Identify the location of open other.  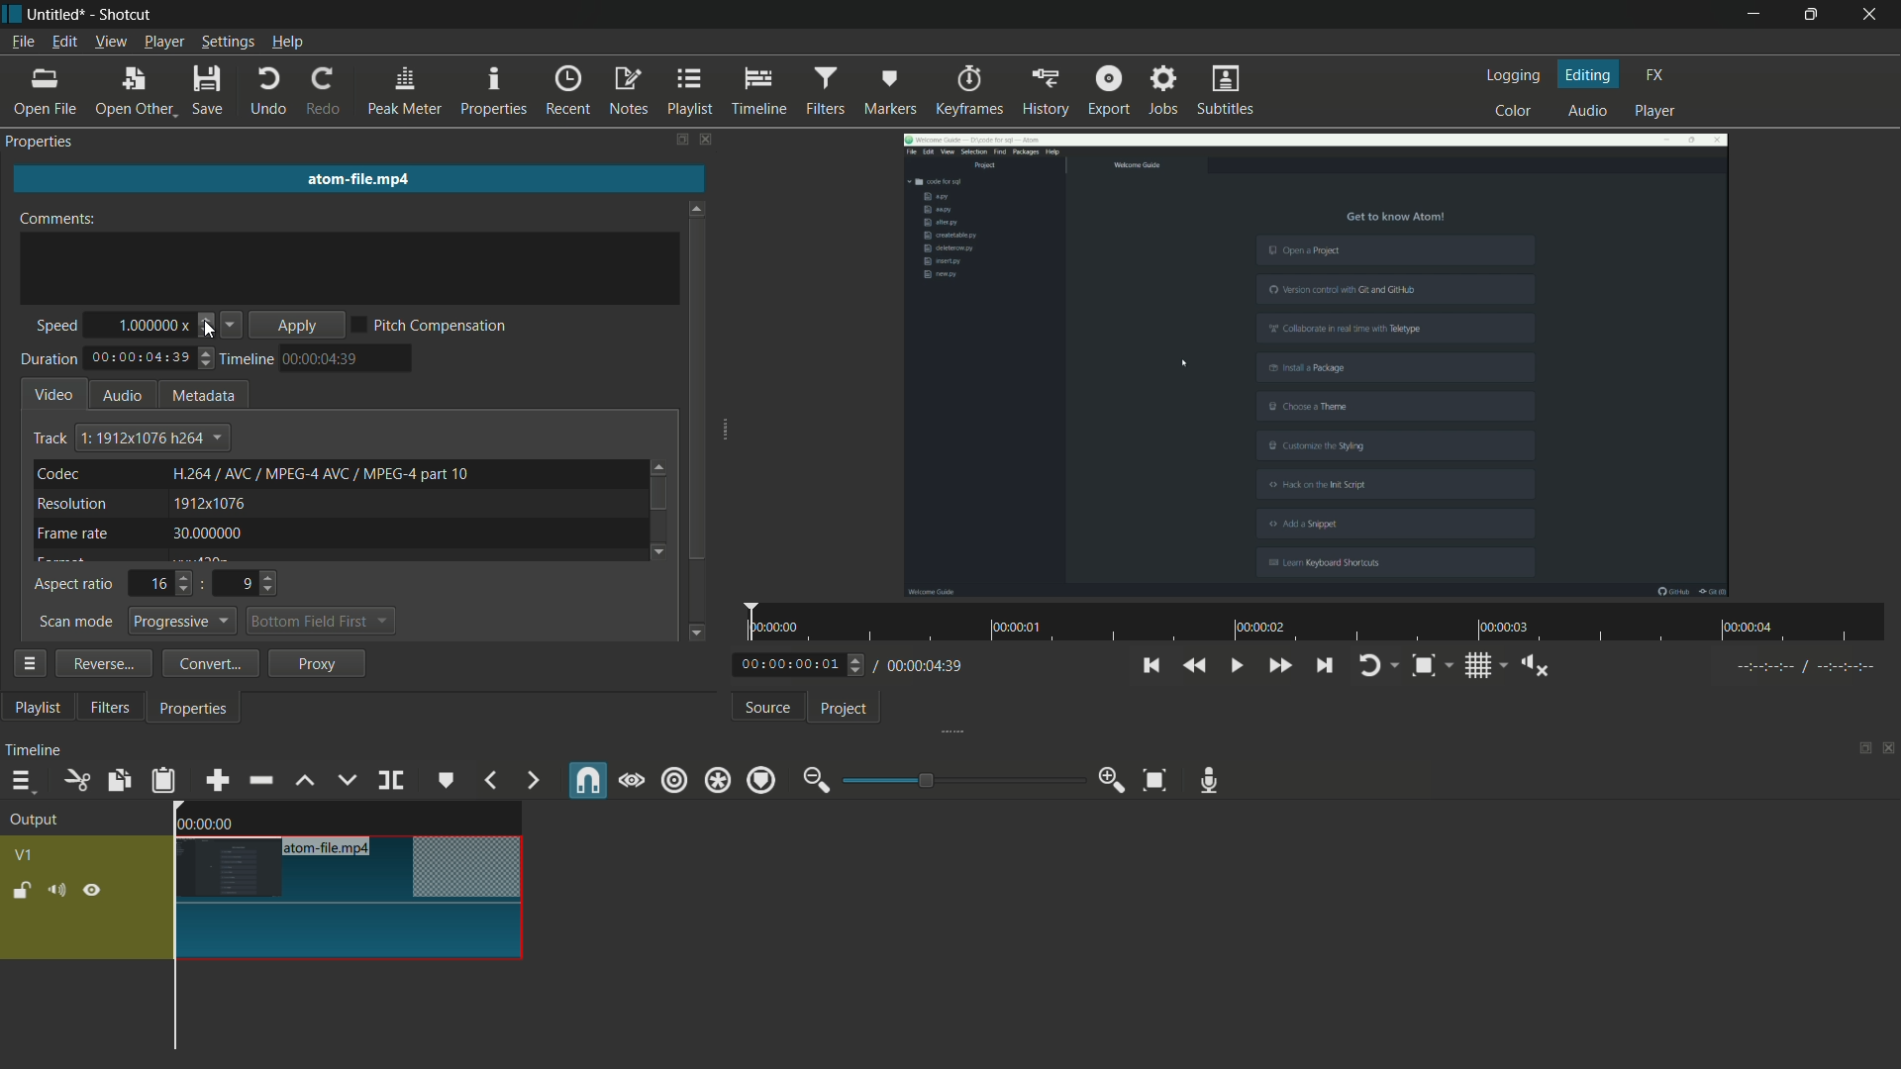
(132, 92).